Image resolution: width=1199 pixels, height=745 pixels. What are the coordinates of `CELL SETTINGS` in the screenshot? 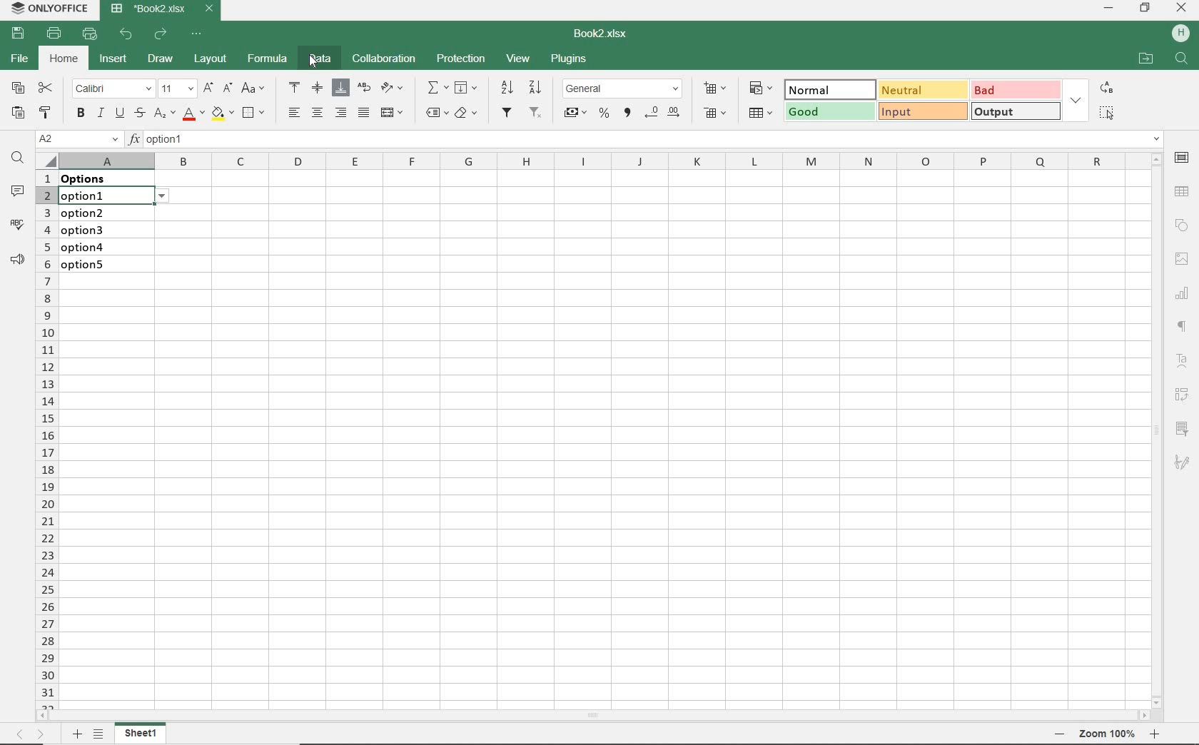 It's located at (1182, 159).